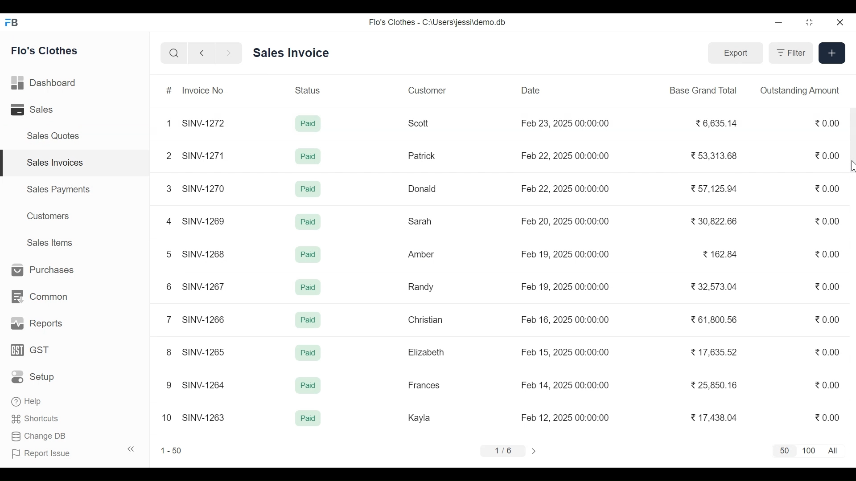 This screenshot has height=481, width=856. I want to click on 8, so click(169, 352).